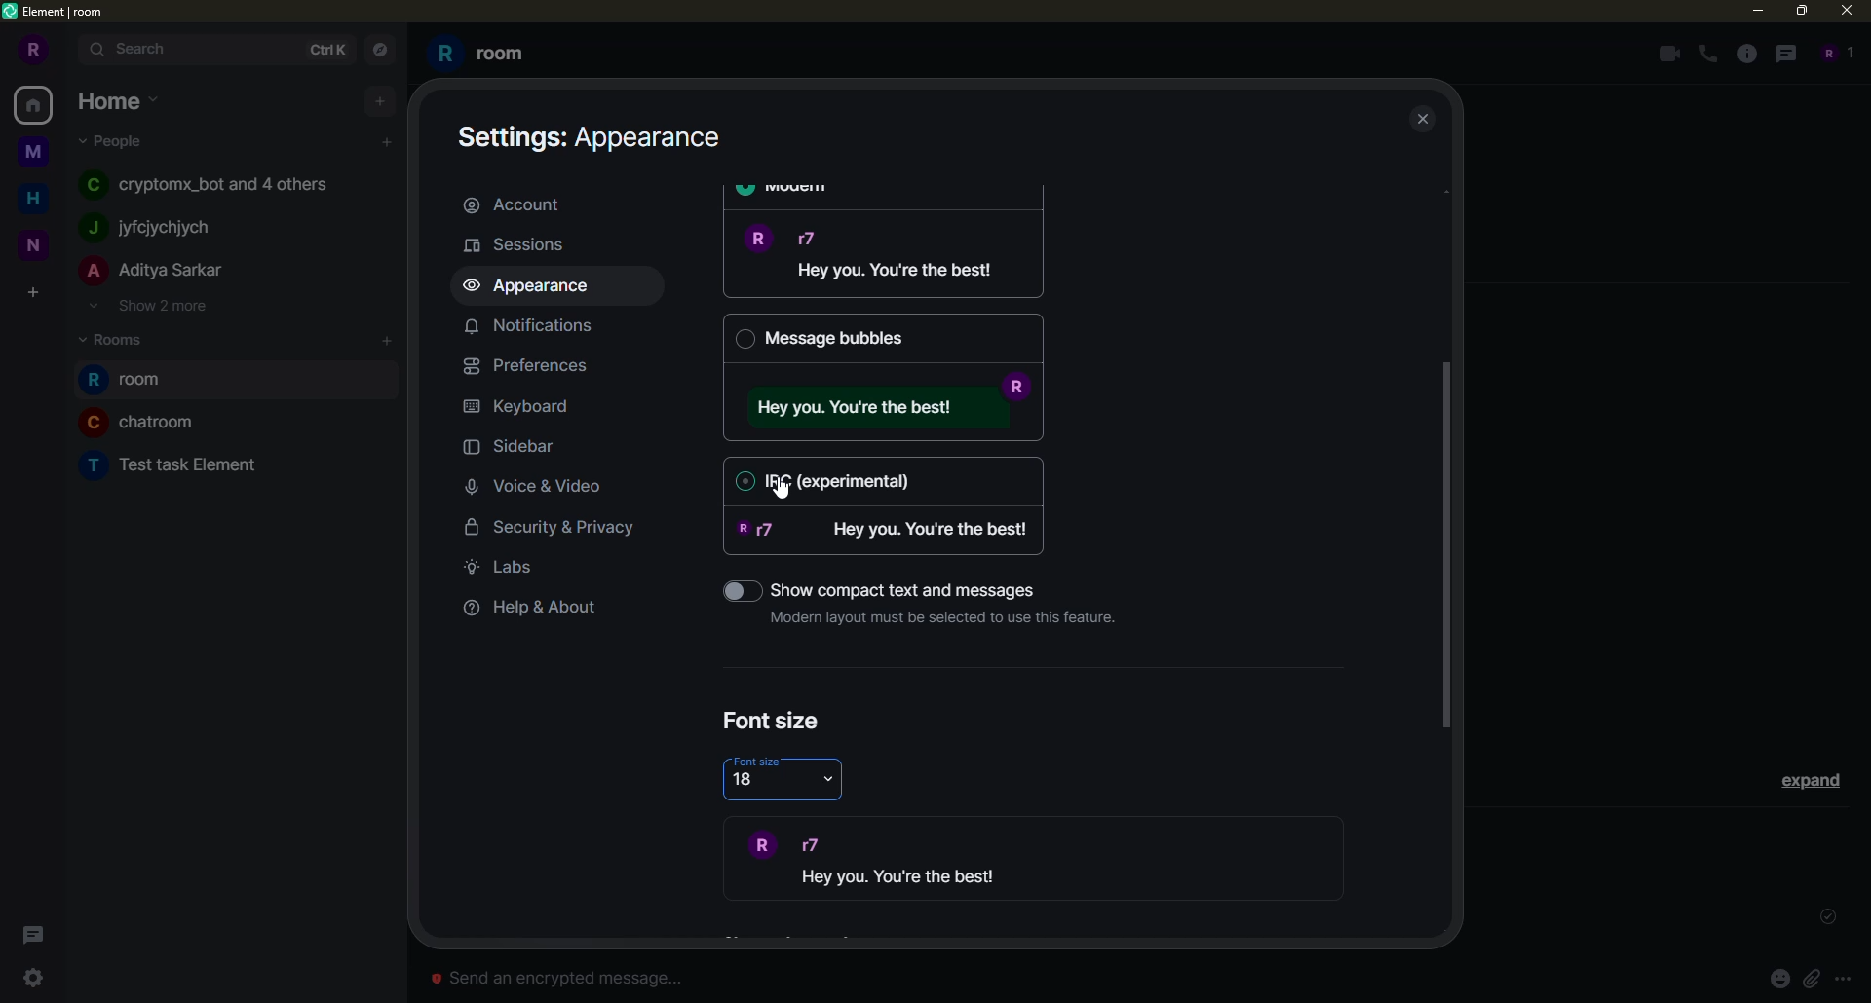  I want to click on labs, so click(505, 570).